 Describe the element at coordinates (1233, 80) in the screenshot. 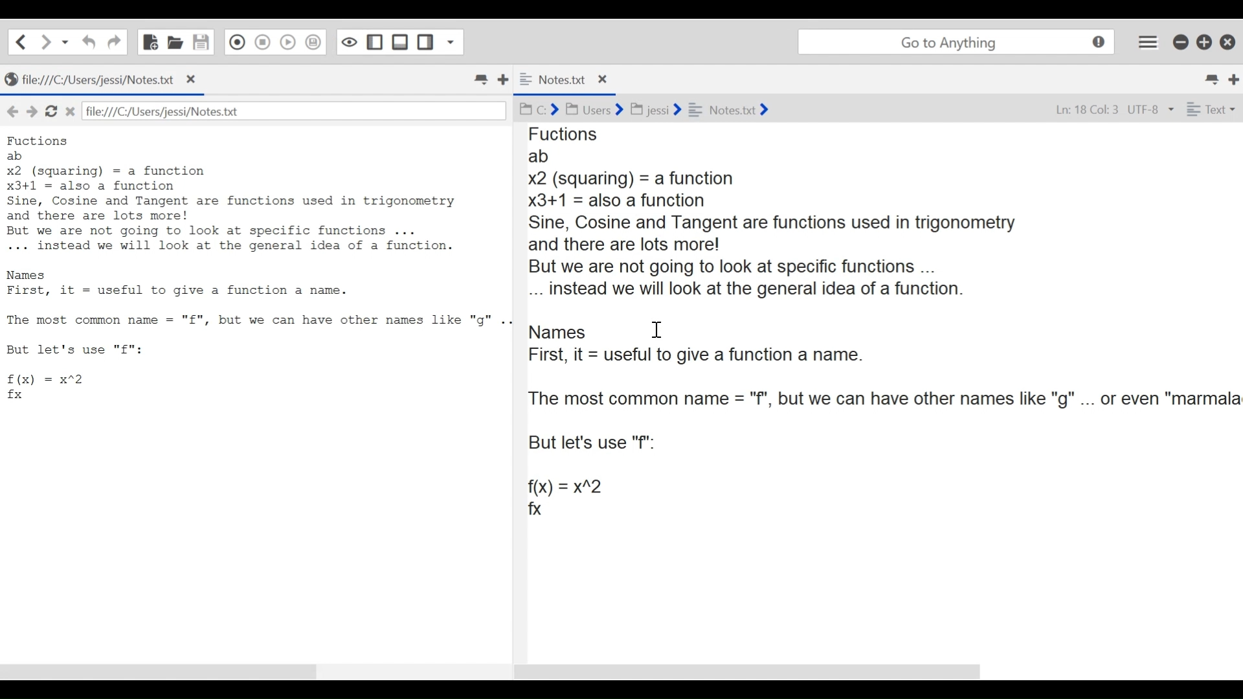

I see `new tab` at that location.